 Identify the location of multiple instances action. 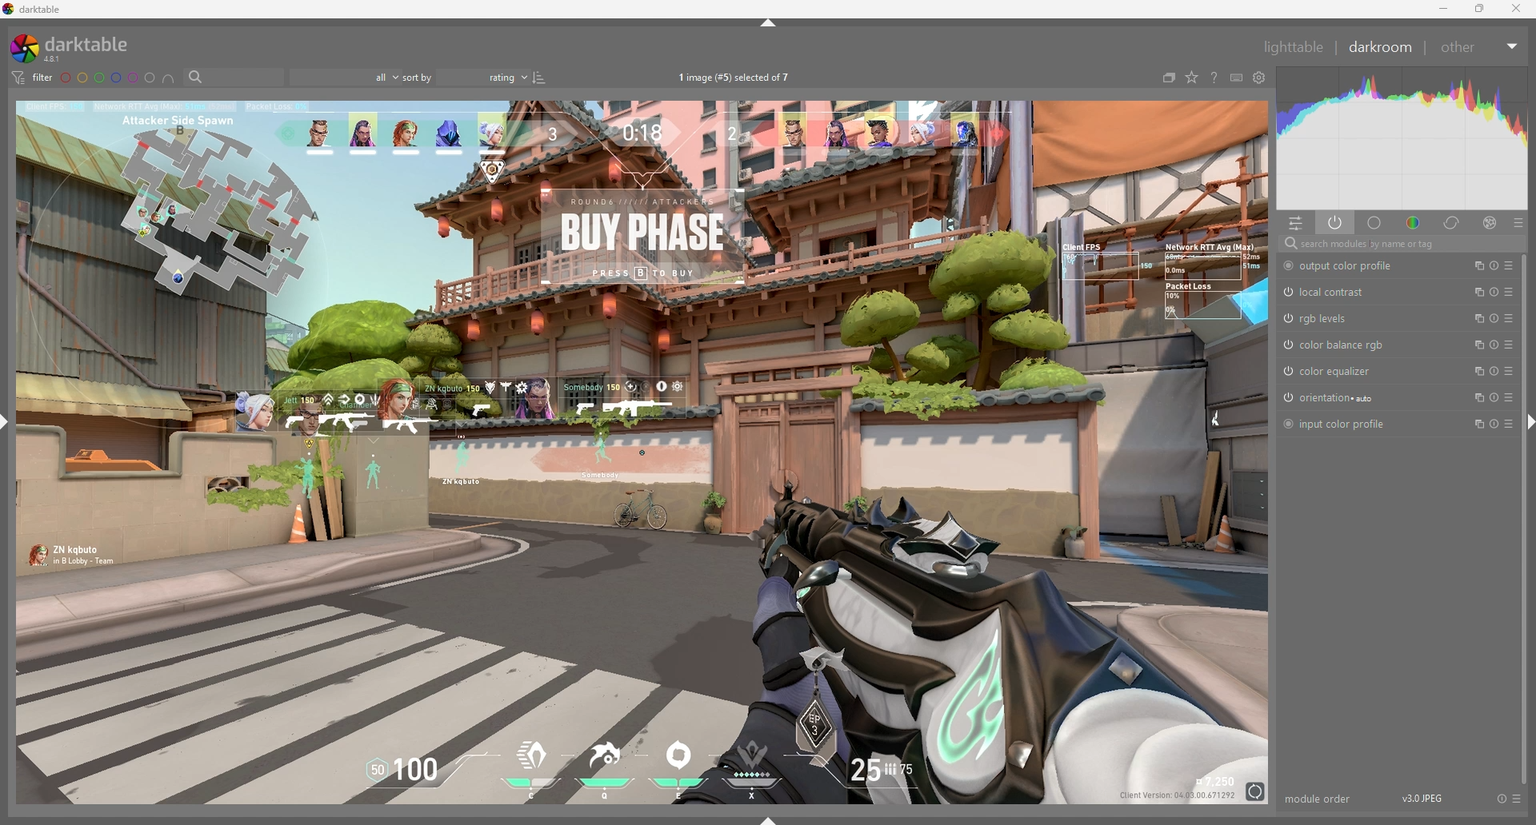
(1476, 345).